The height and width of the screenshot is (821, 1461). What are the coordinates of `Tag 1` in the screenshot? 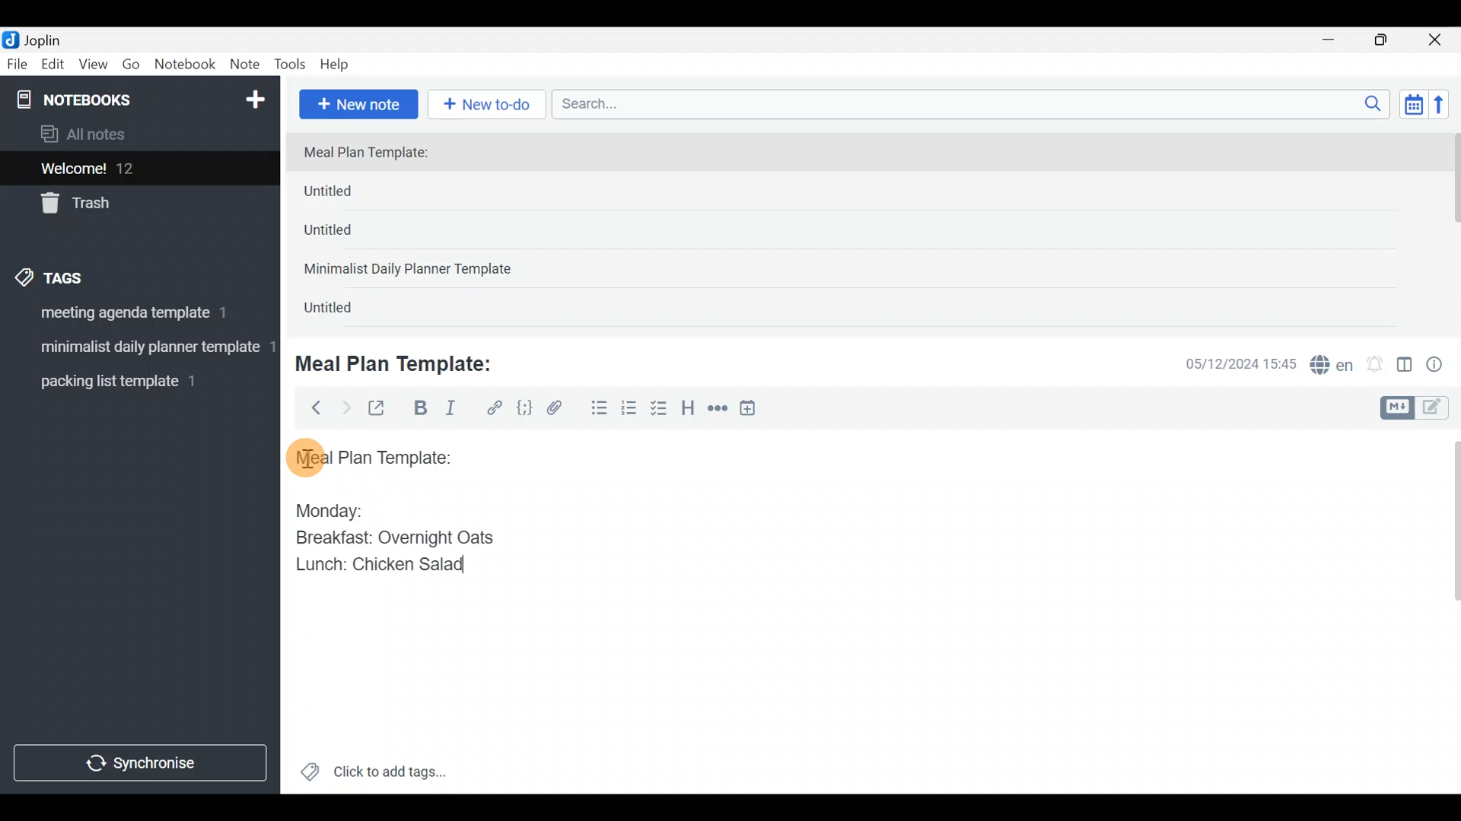 It's located at (135, 317).